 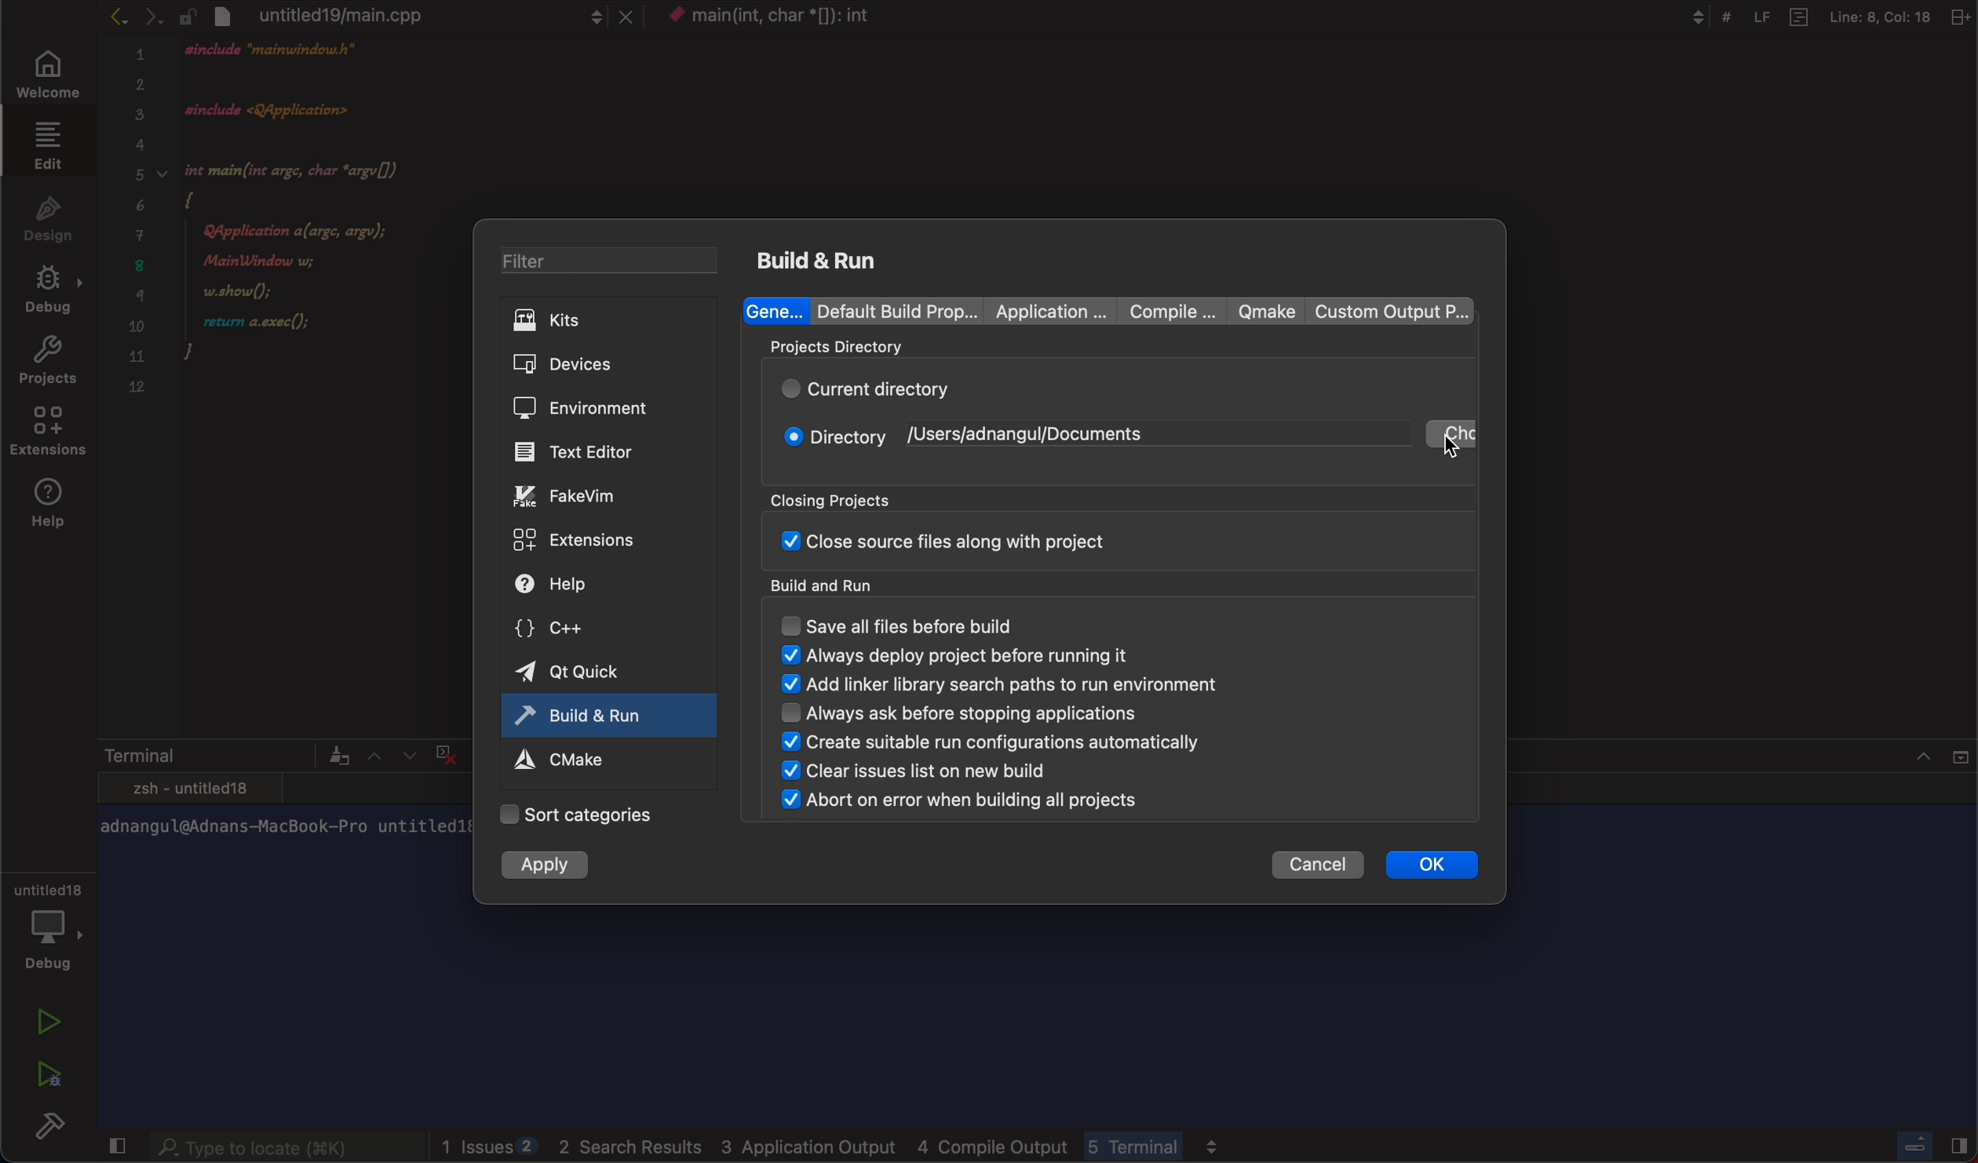 I want to click on environment, so click(x=595, y=405).